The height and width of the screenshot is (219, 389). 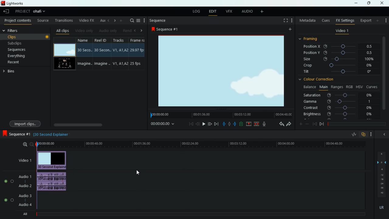 What do you see at coordinates (108, 21) in the screenshot?
I see `left` at bounding box center [108, 21].